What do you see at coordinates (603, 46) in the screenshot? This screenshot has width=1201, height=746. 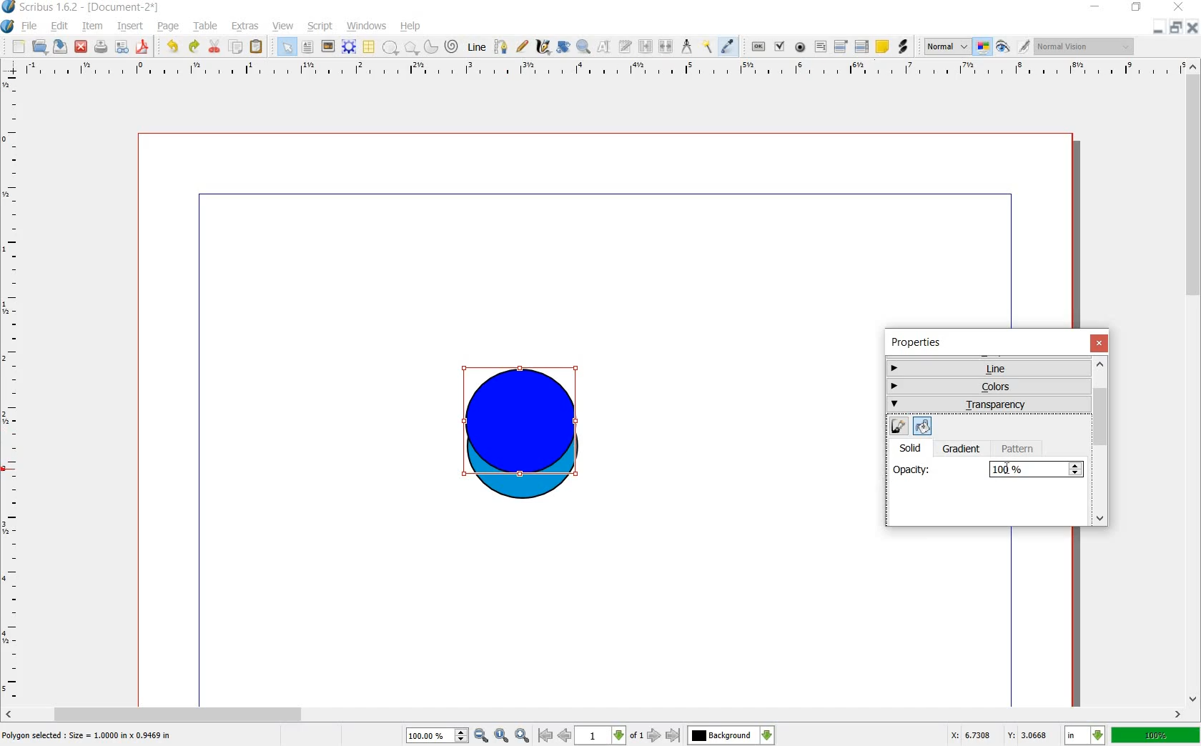 I see `edit contents of frame` at bounding box center [603, 46].